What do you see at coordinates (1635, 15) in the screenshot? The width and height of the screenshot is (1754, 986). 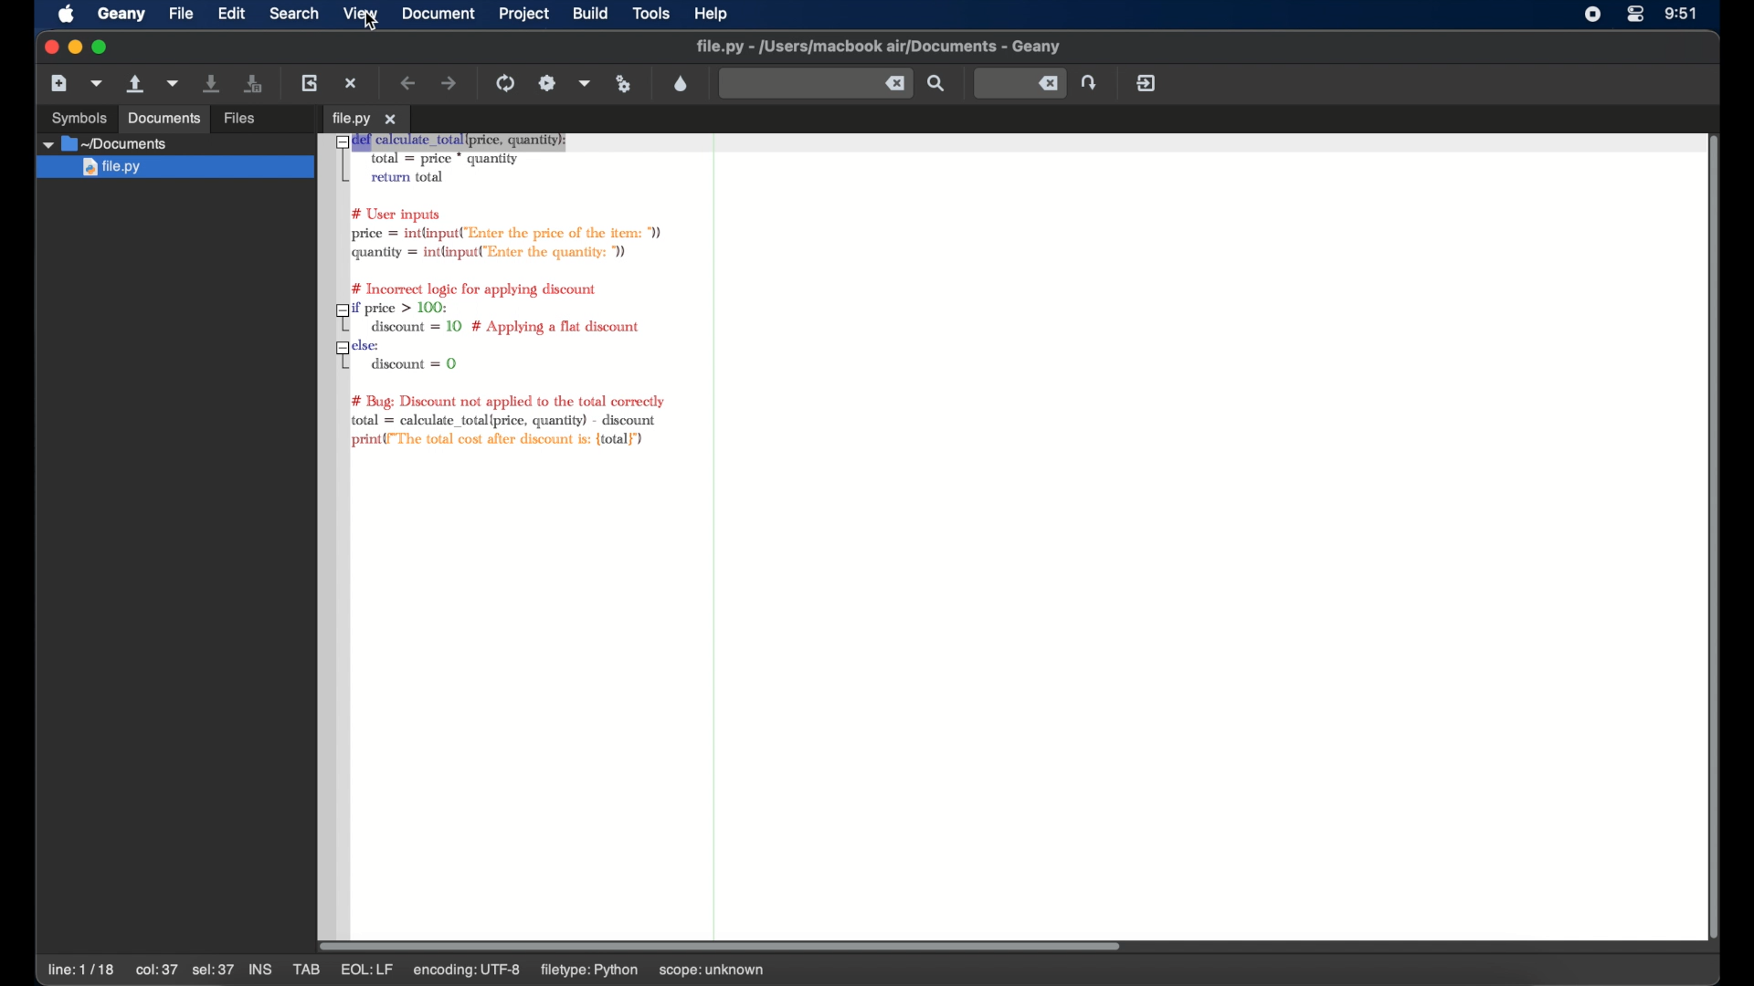 I see `control center` at bounding box center [1635, 15].